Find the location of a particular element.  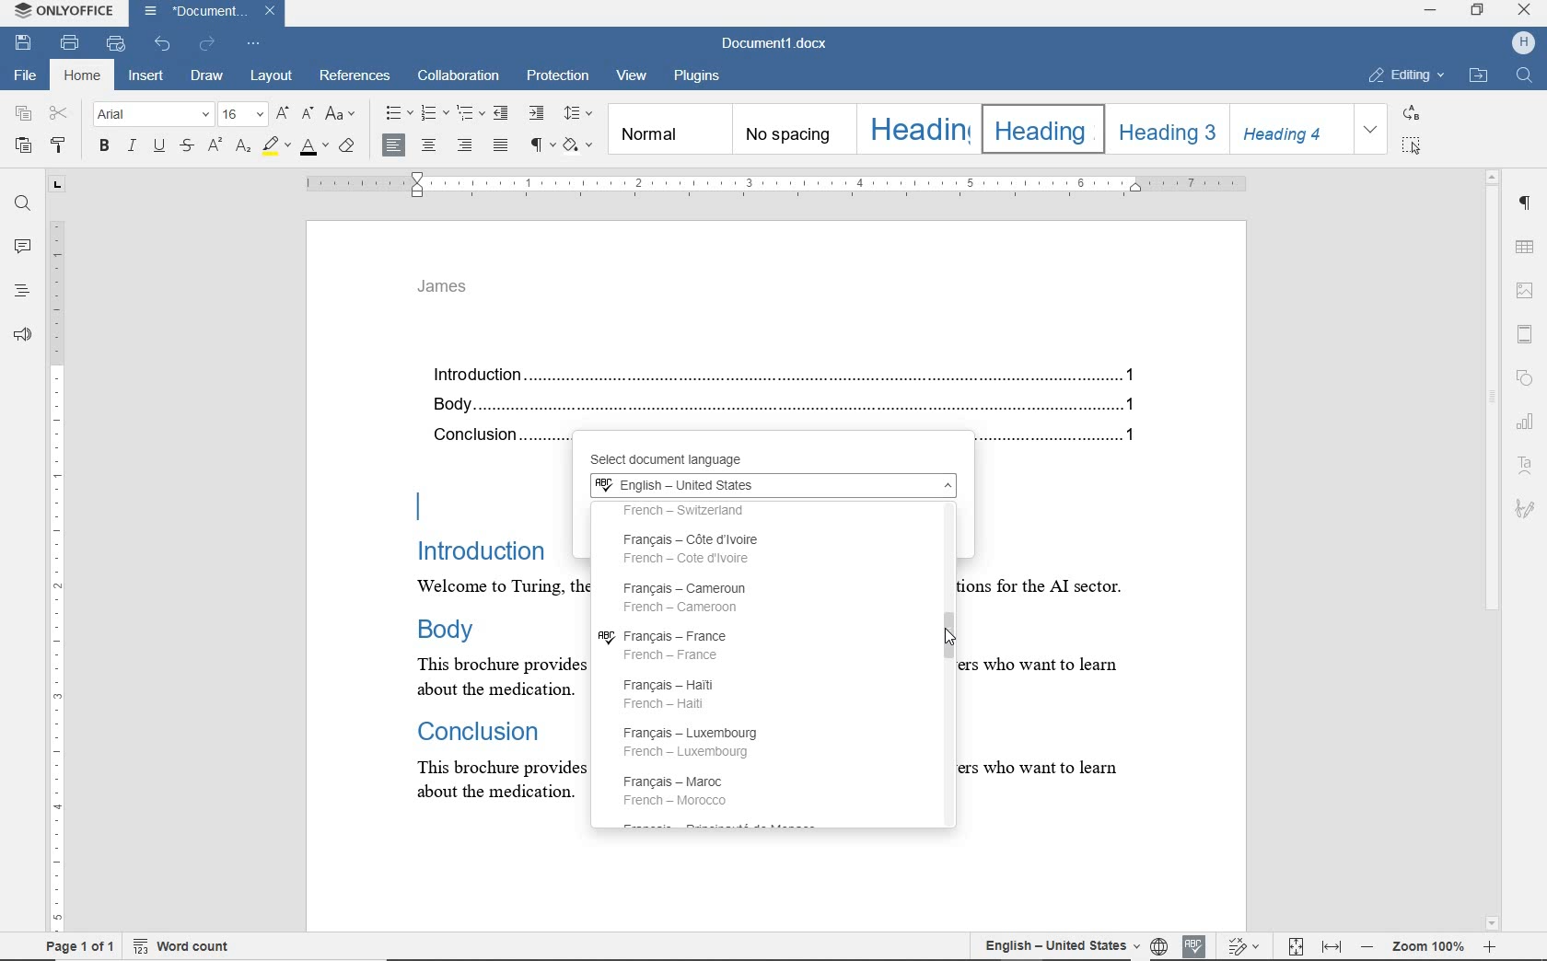

charts is located at coordinates (1530, 419).